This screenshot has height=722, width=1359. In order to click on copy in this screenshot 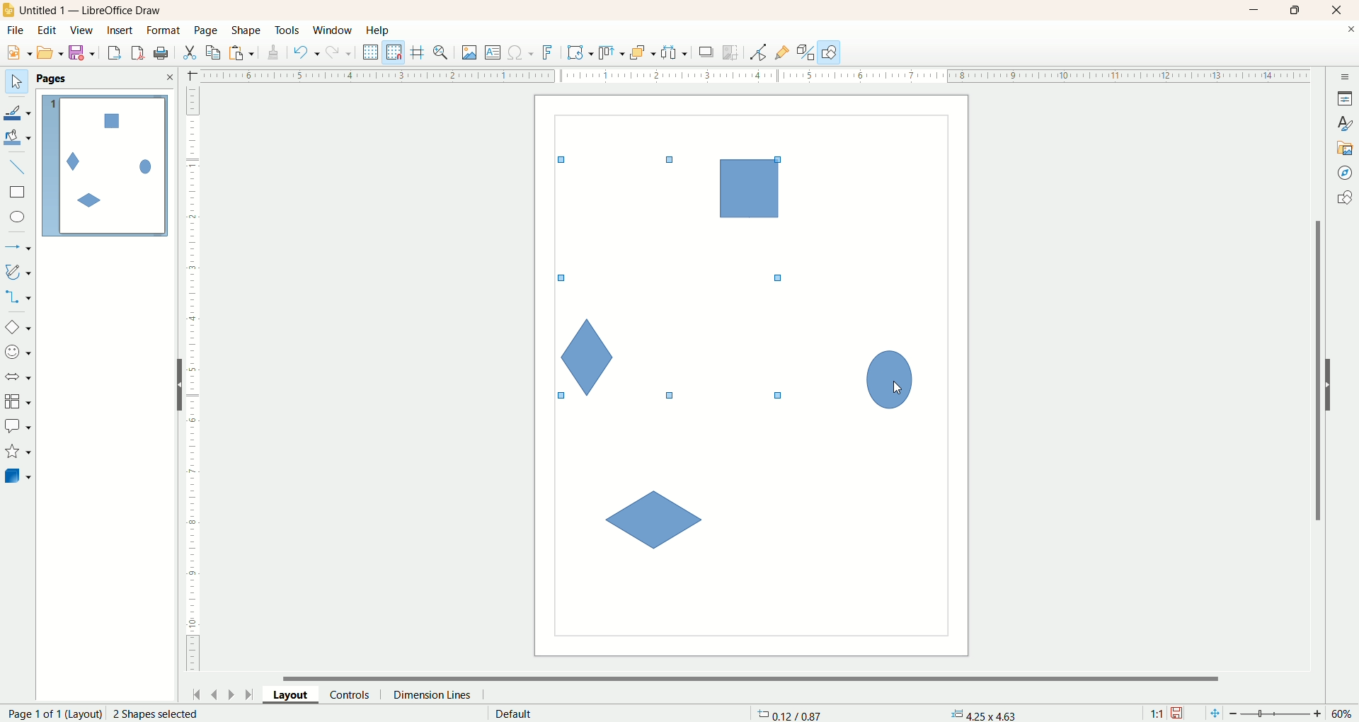, I will do `click(214, 52)`.